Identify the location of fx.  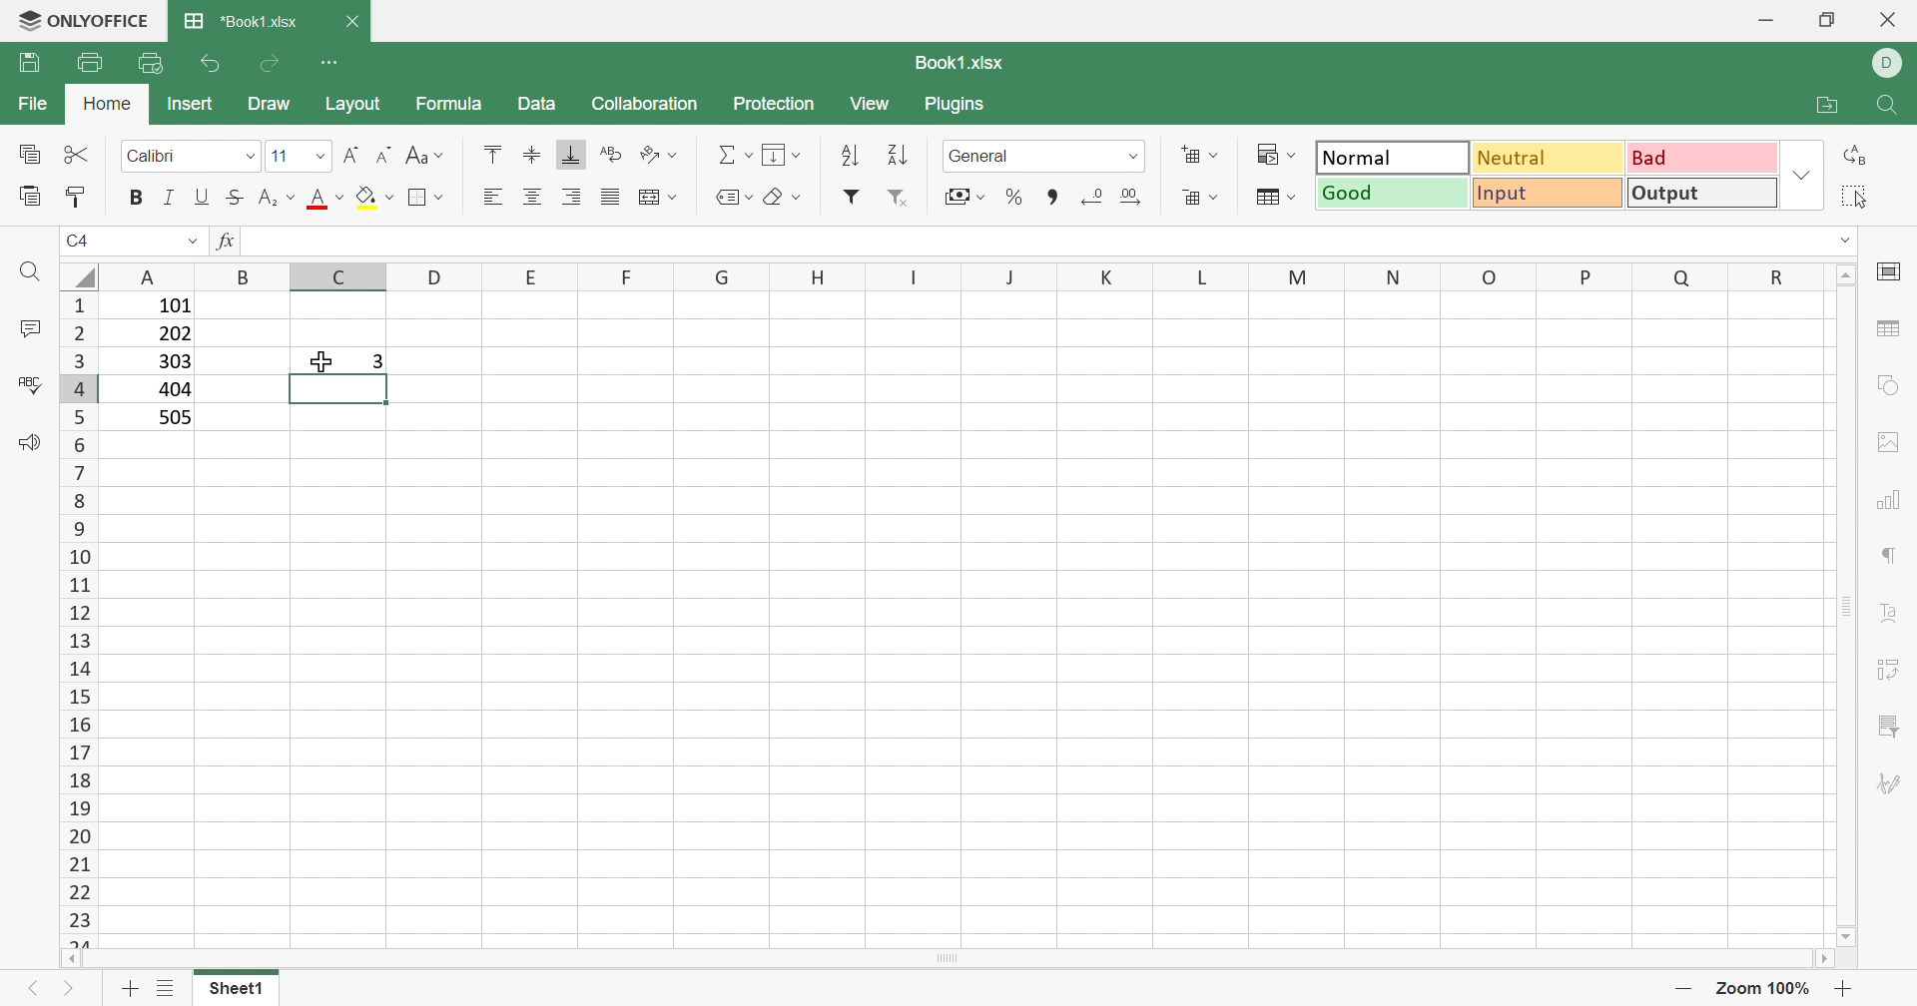
(226, 244).